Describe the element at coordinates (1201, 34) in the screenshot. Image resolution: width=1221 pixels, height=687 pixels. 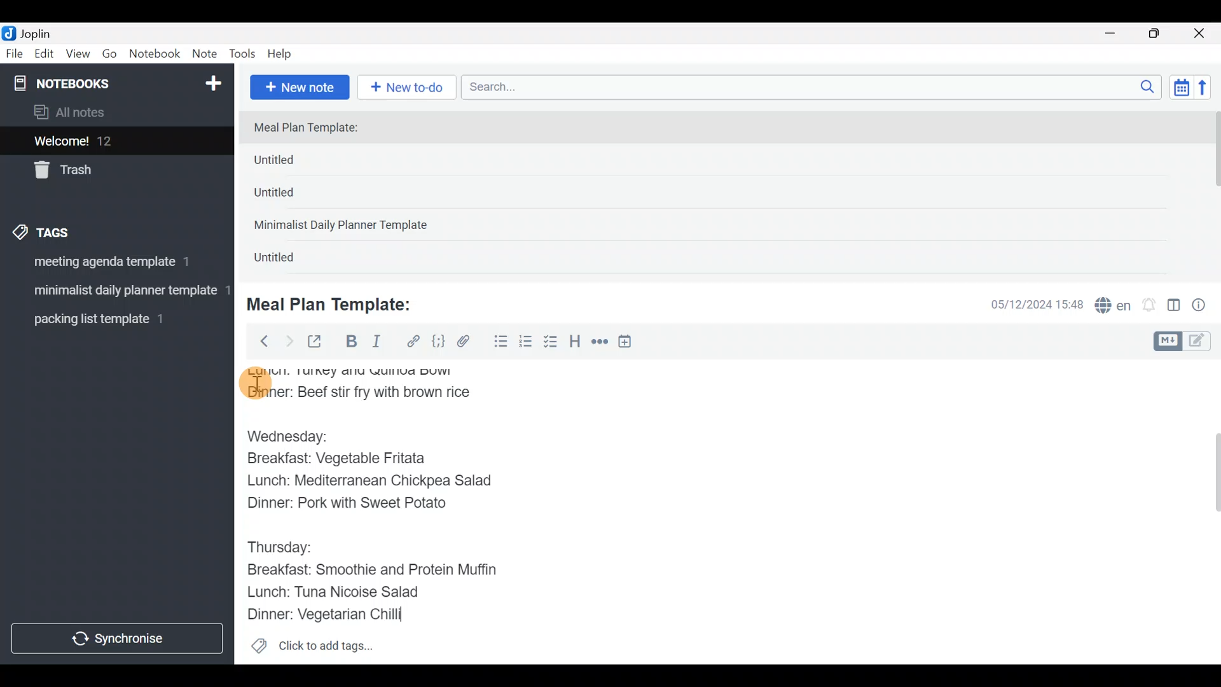
I see `Close` at that location.